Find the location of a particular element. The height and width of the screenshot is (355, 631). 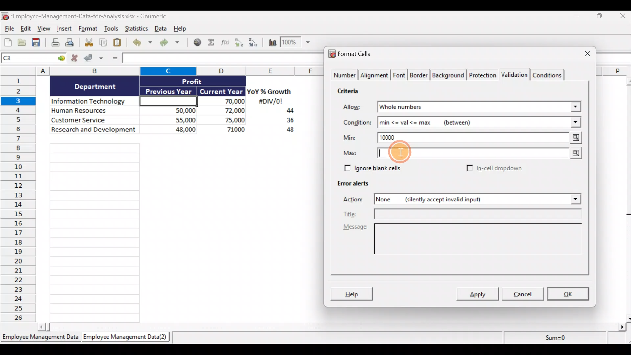

#DIV/0! is located at coordinates (270, 102).